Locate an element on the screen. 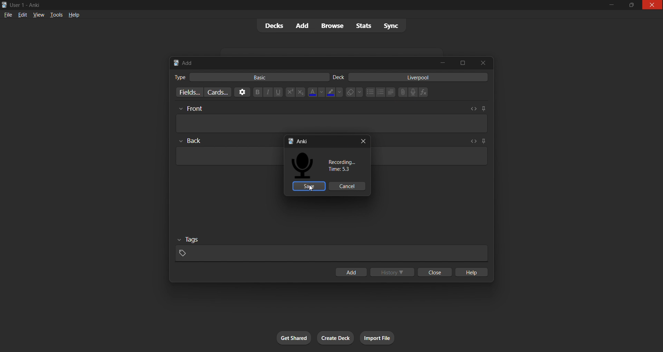 The height and width of the screenshot is (352, 663). get shared is located at coordinates (287, 336).